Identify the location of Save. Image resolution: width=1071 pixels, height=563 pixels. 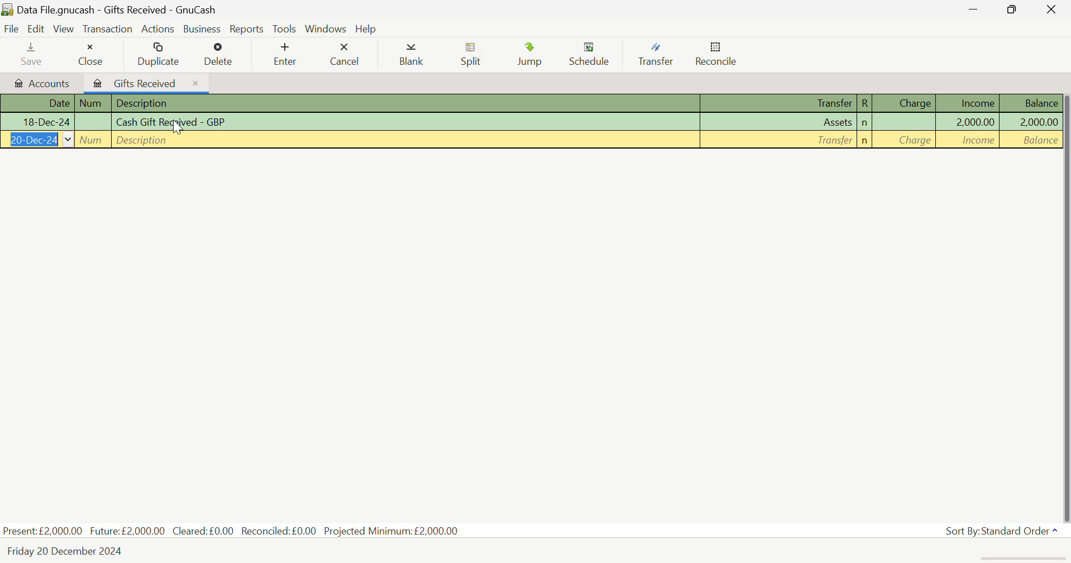
(32, 53).